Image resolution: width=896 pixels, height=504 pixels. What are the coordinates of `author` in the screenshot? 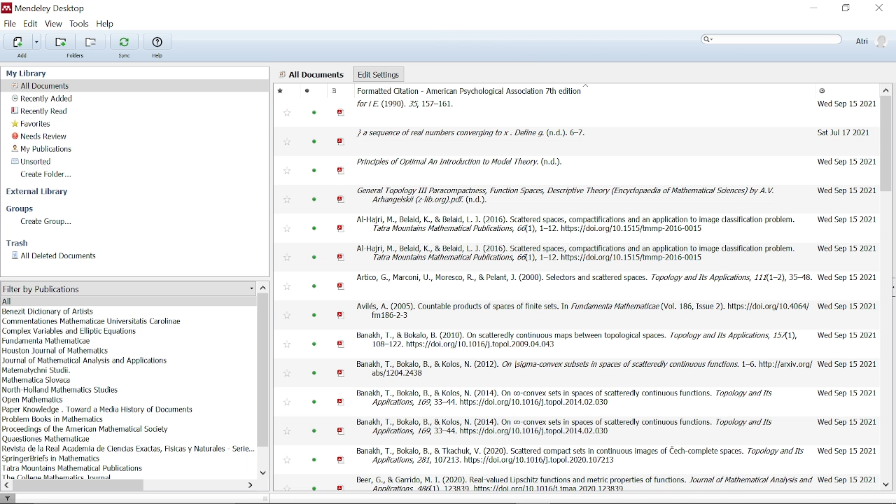 It's located at (94, 321).